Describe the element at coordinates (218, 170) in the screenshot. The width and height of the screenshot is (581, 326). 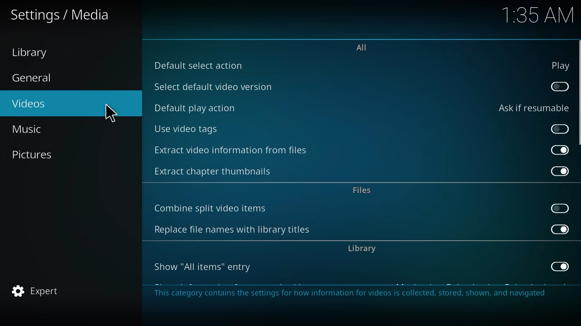
I see `extract chapter thumbnails` at that location.